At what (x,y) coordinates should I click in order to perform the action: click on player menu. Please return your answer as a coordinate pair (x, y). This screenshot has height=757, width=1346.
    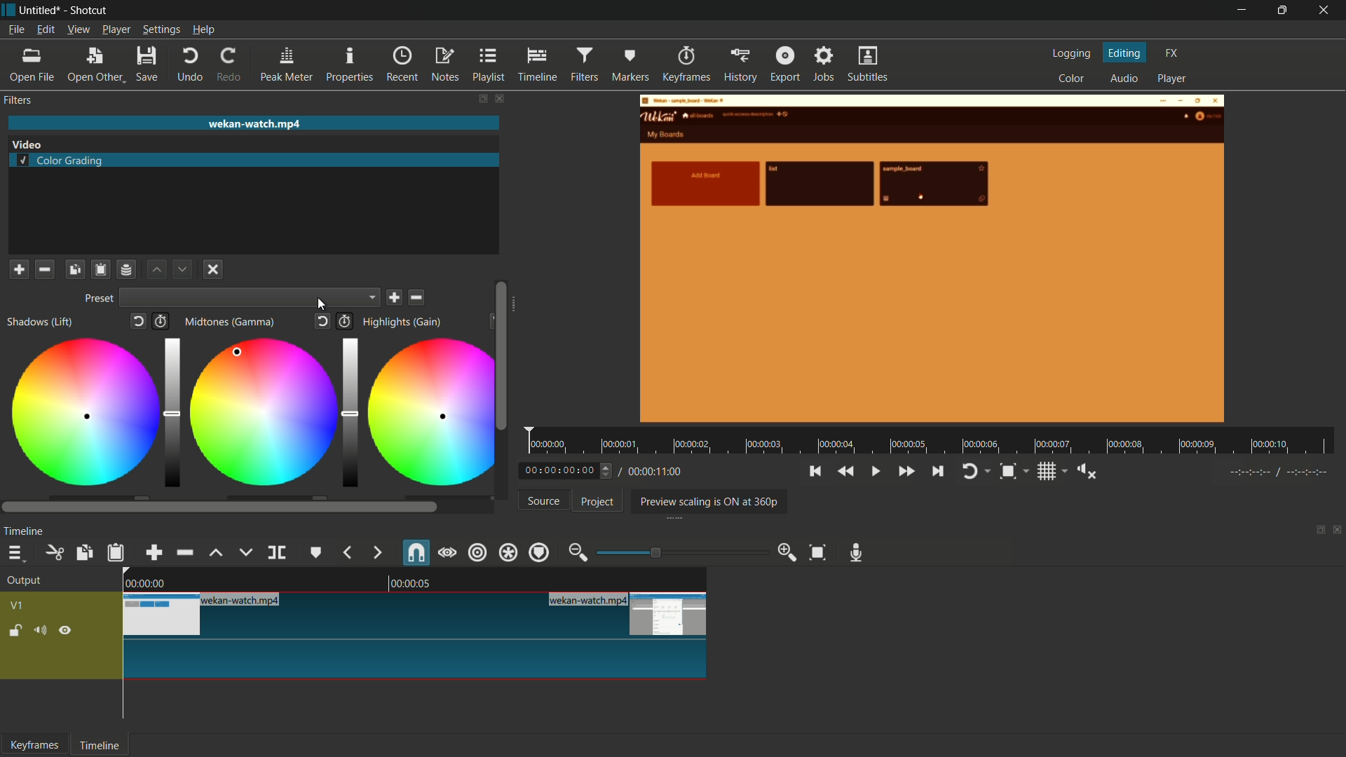
    Looking at the image, I should click on (116, 29).